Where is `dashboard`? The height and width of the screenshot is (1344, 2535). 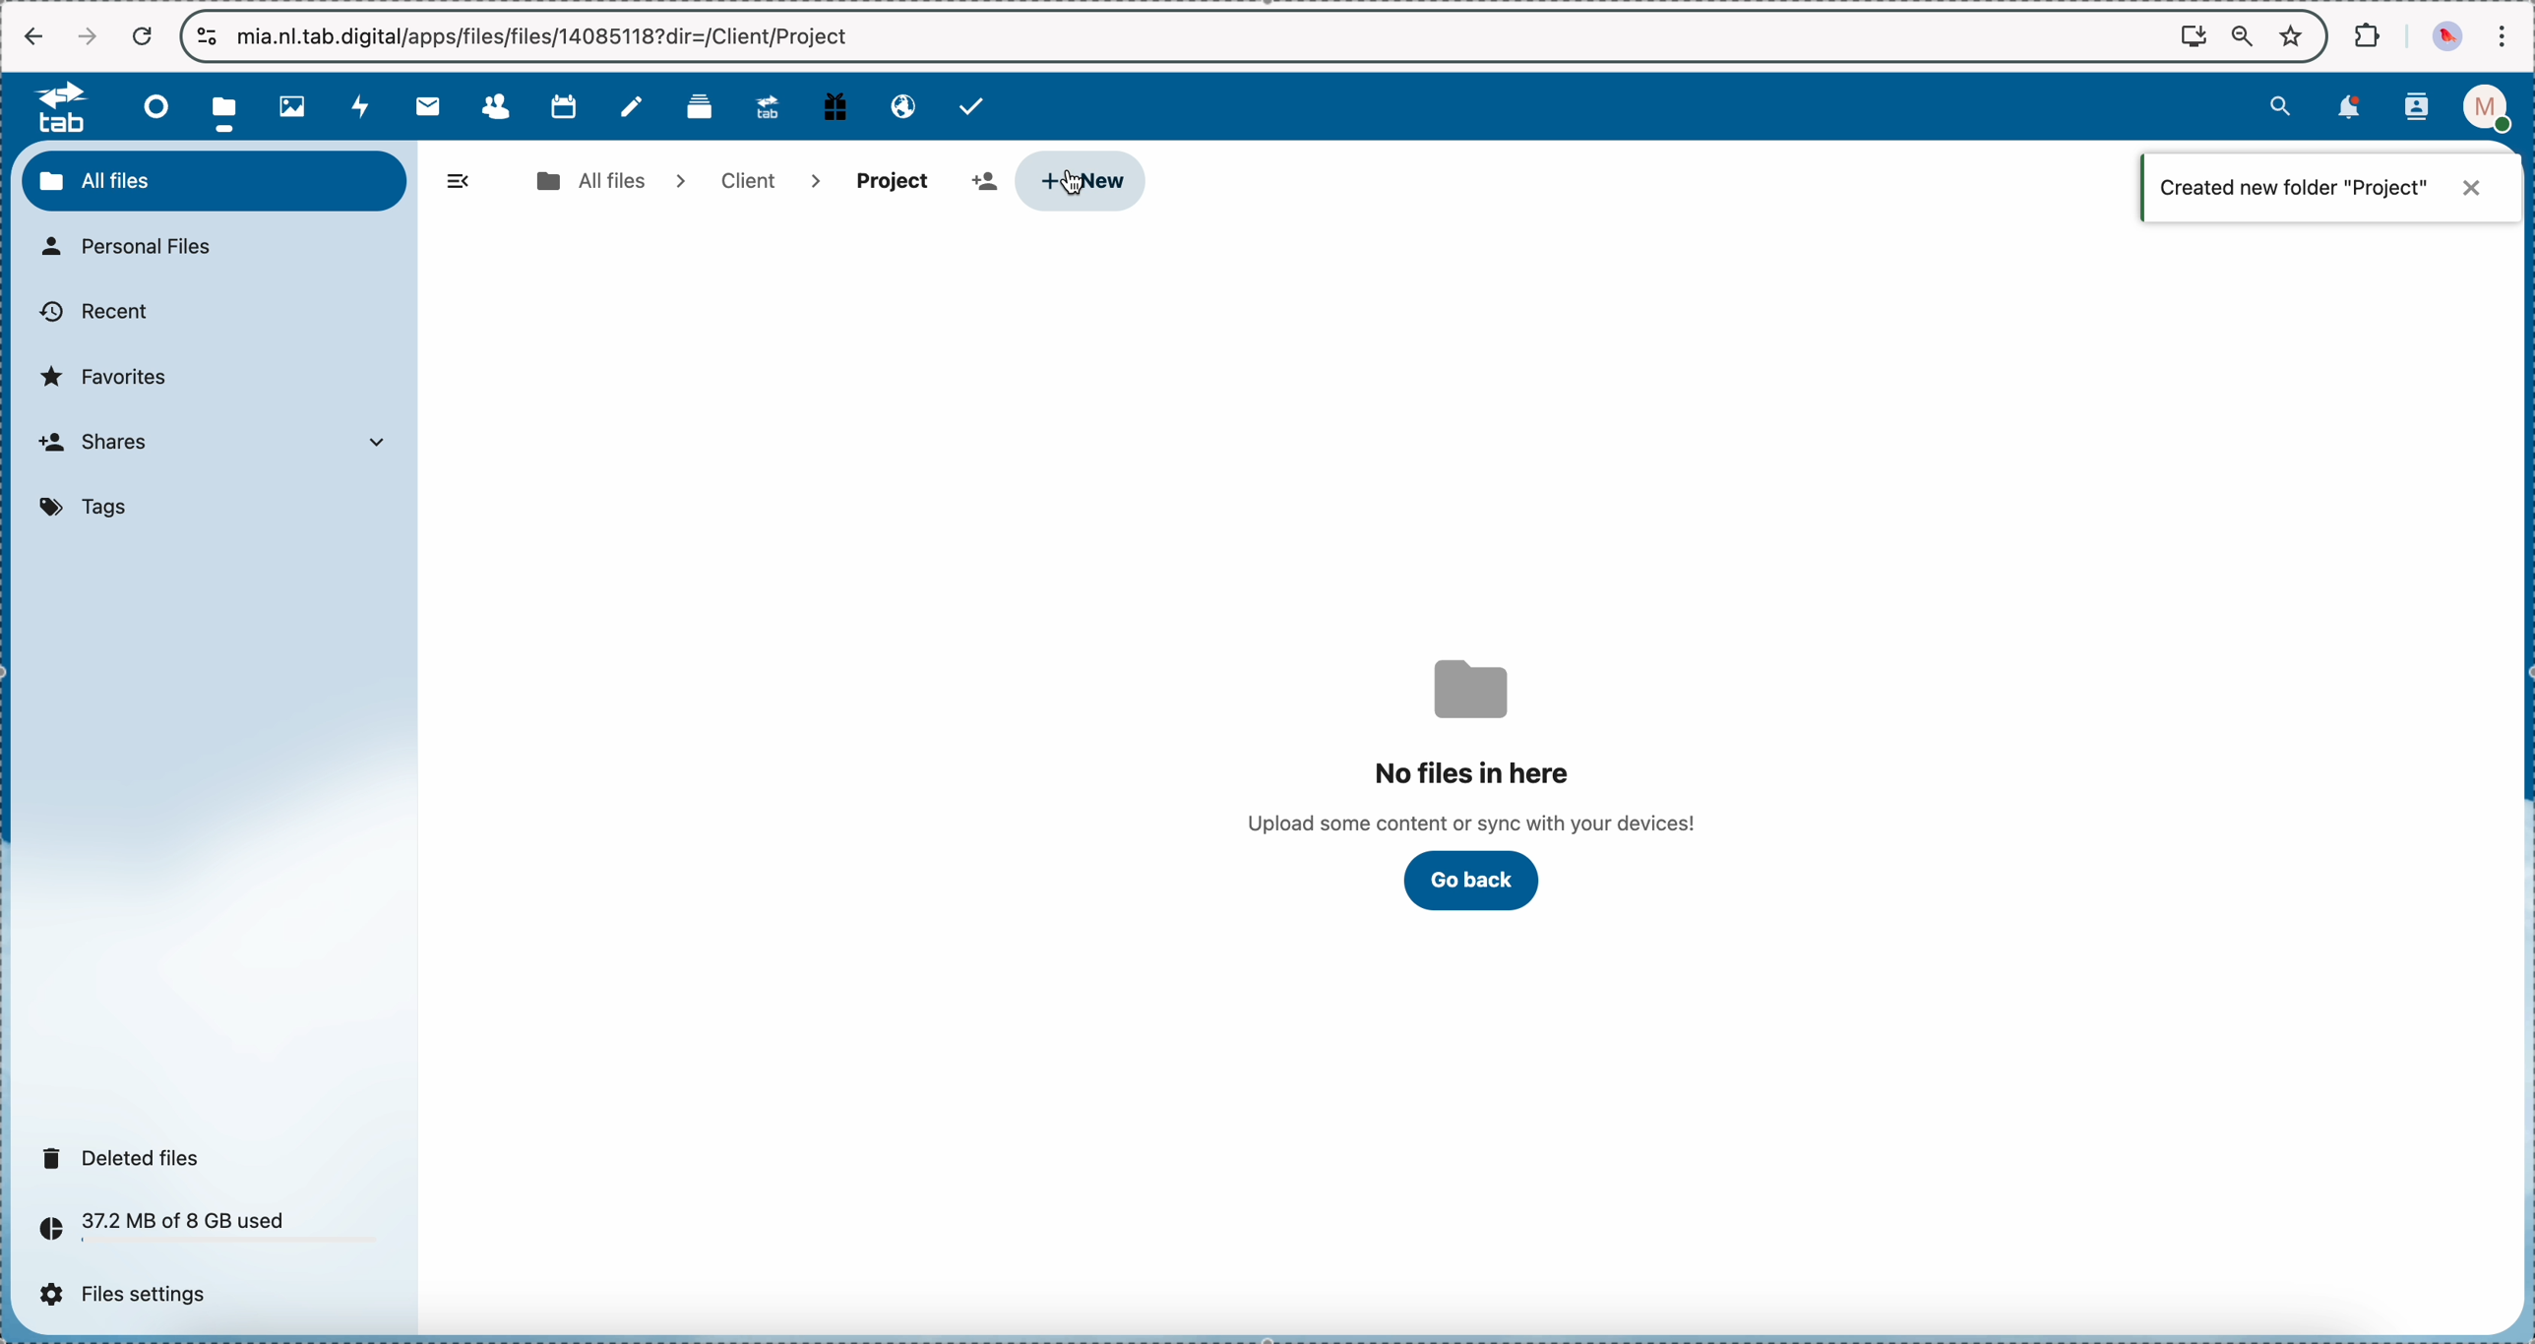 dashboard is located at coordinates (151, 106).